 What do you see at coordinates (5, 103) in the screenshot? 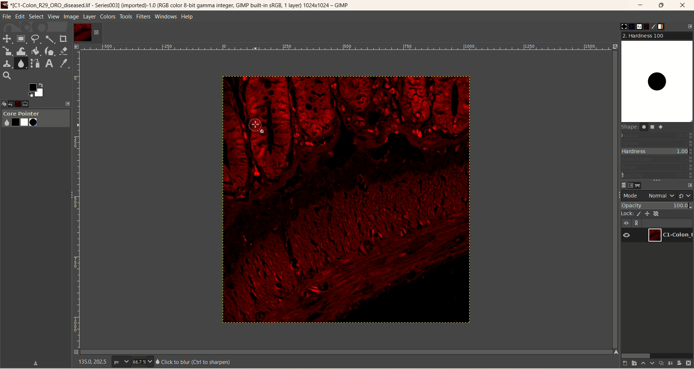
I see `device status` at bounding box center [5, 103].